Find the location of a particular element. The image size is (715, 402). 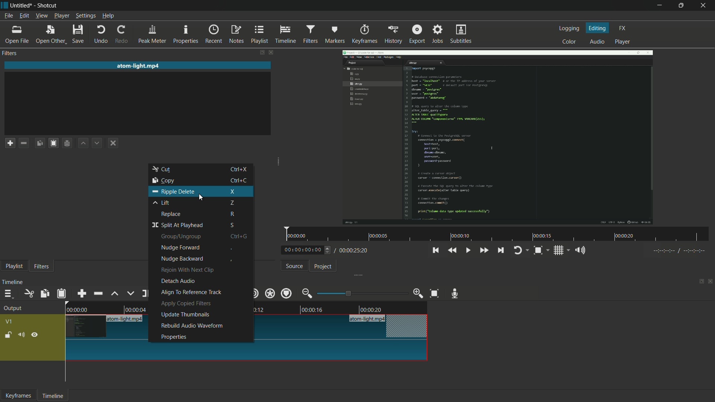

project tab is located at coordinates (323, 267).